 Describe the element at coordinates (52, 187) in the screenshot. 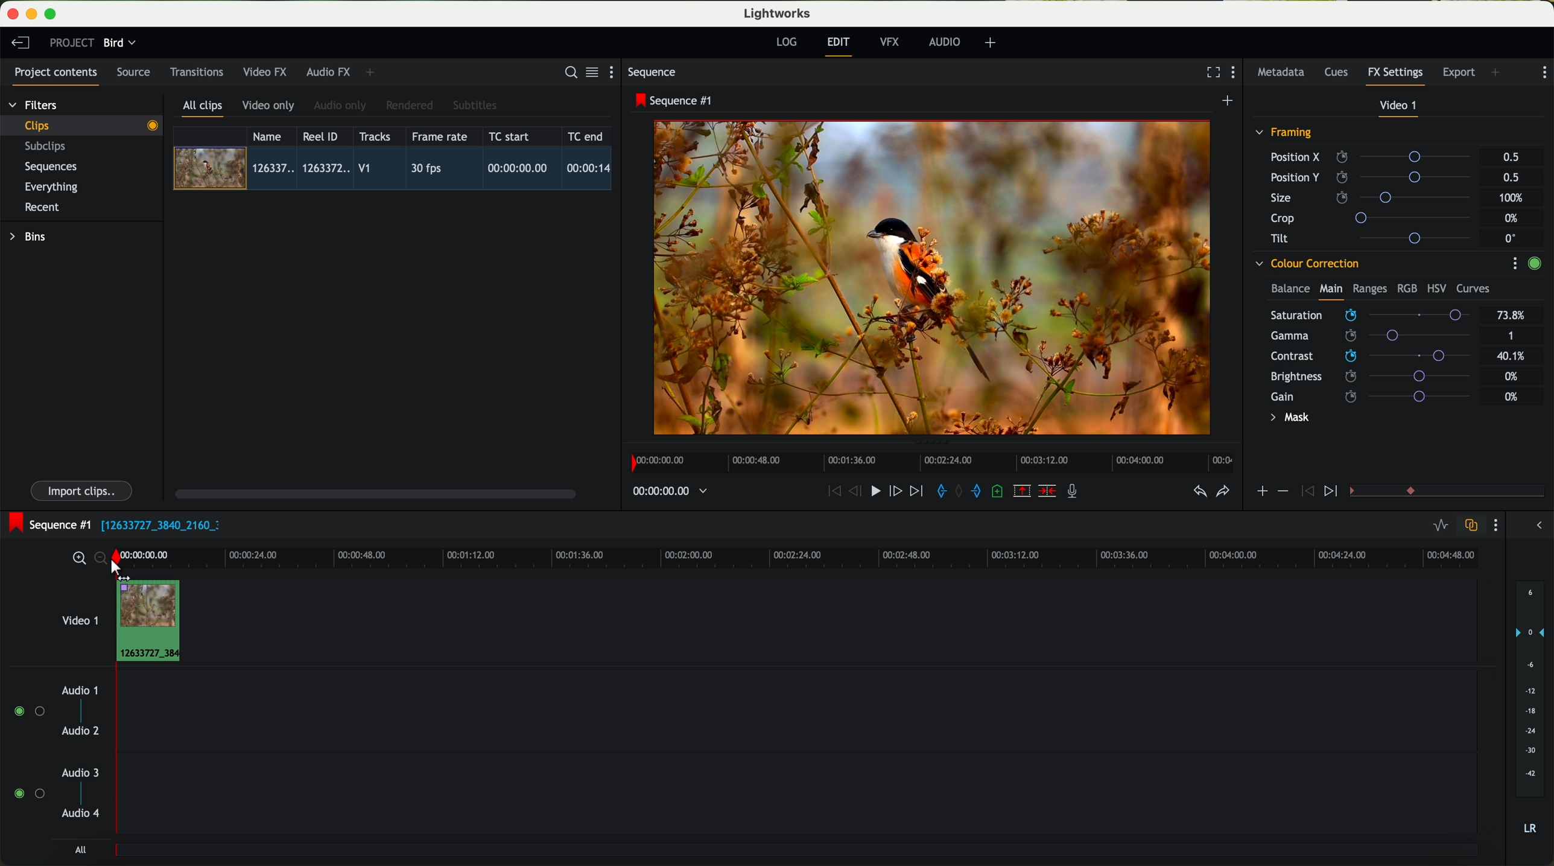

I see `everything` at that location.